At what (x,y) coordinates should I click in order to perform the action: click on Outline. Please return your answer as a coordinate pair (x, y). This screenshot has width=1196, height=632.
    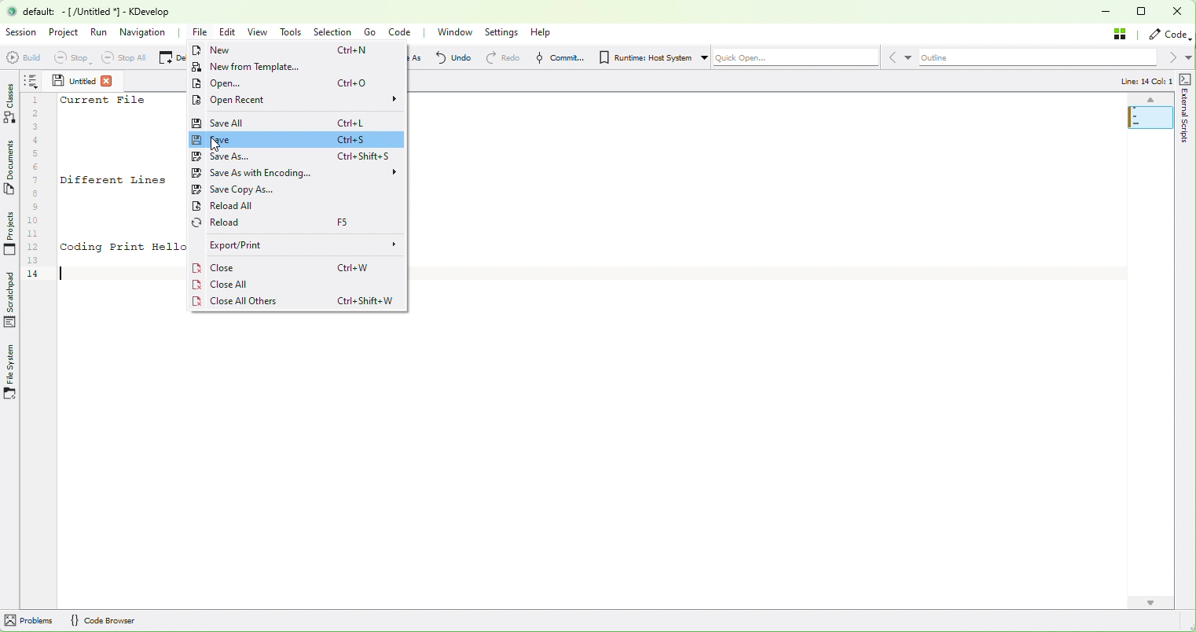
    Looking at the image, I should click on (1055, 57).